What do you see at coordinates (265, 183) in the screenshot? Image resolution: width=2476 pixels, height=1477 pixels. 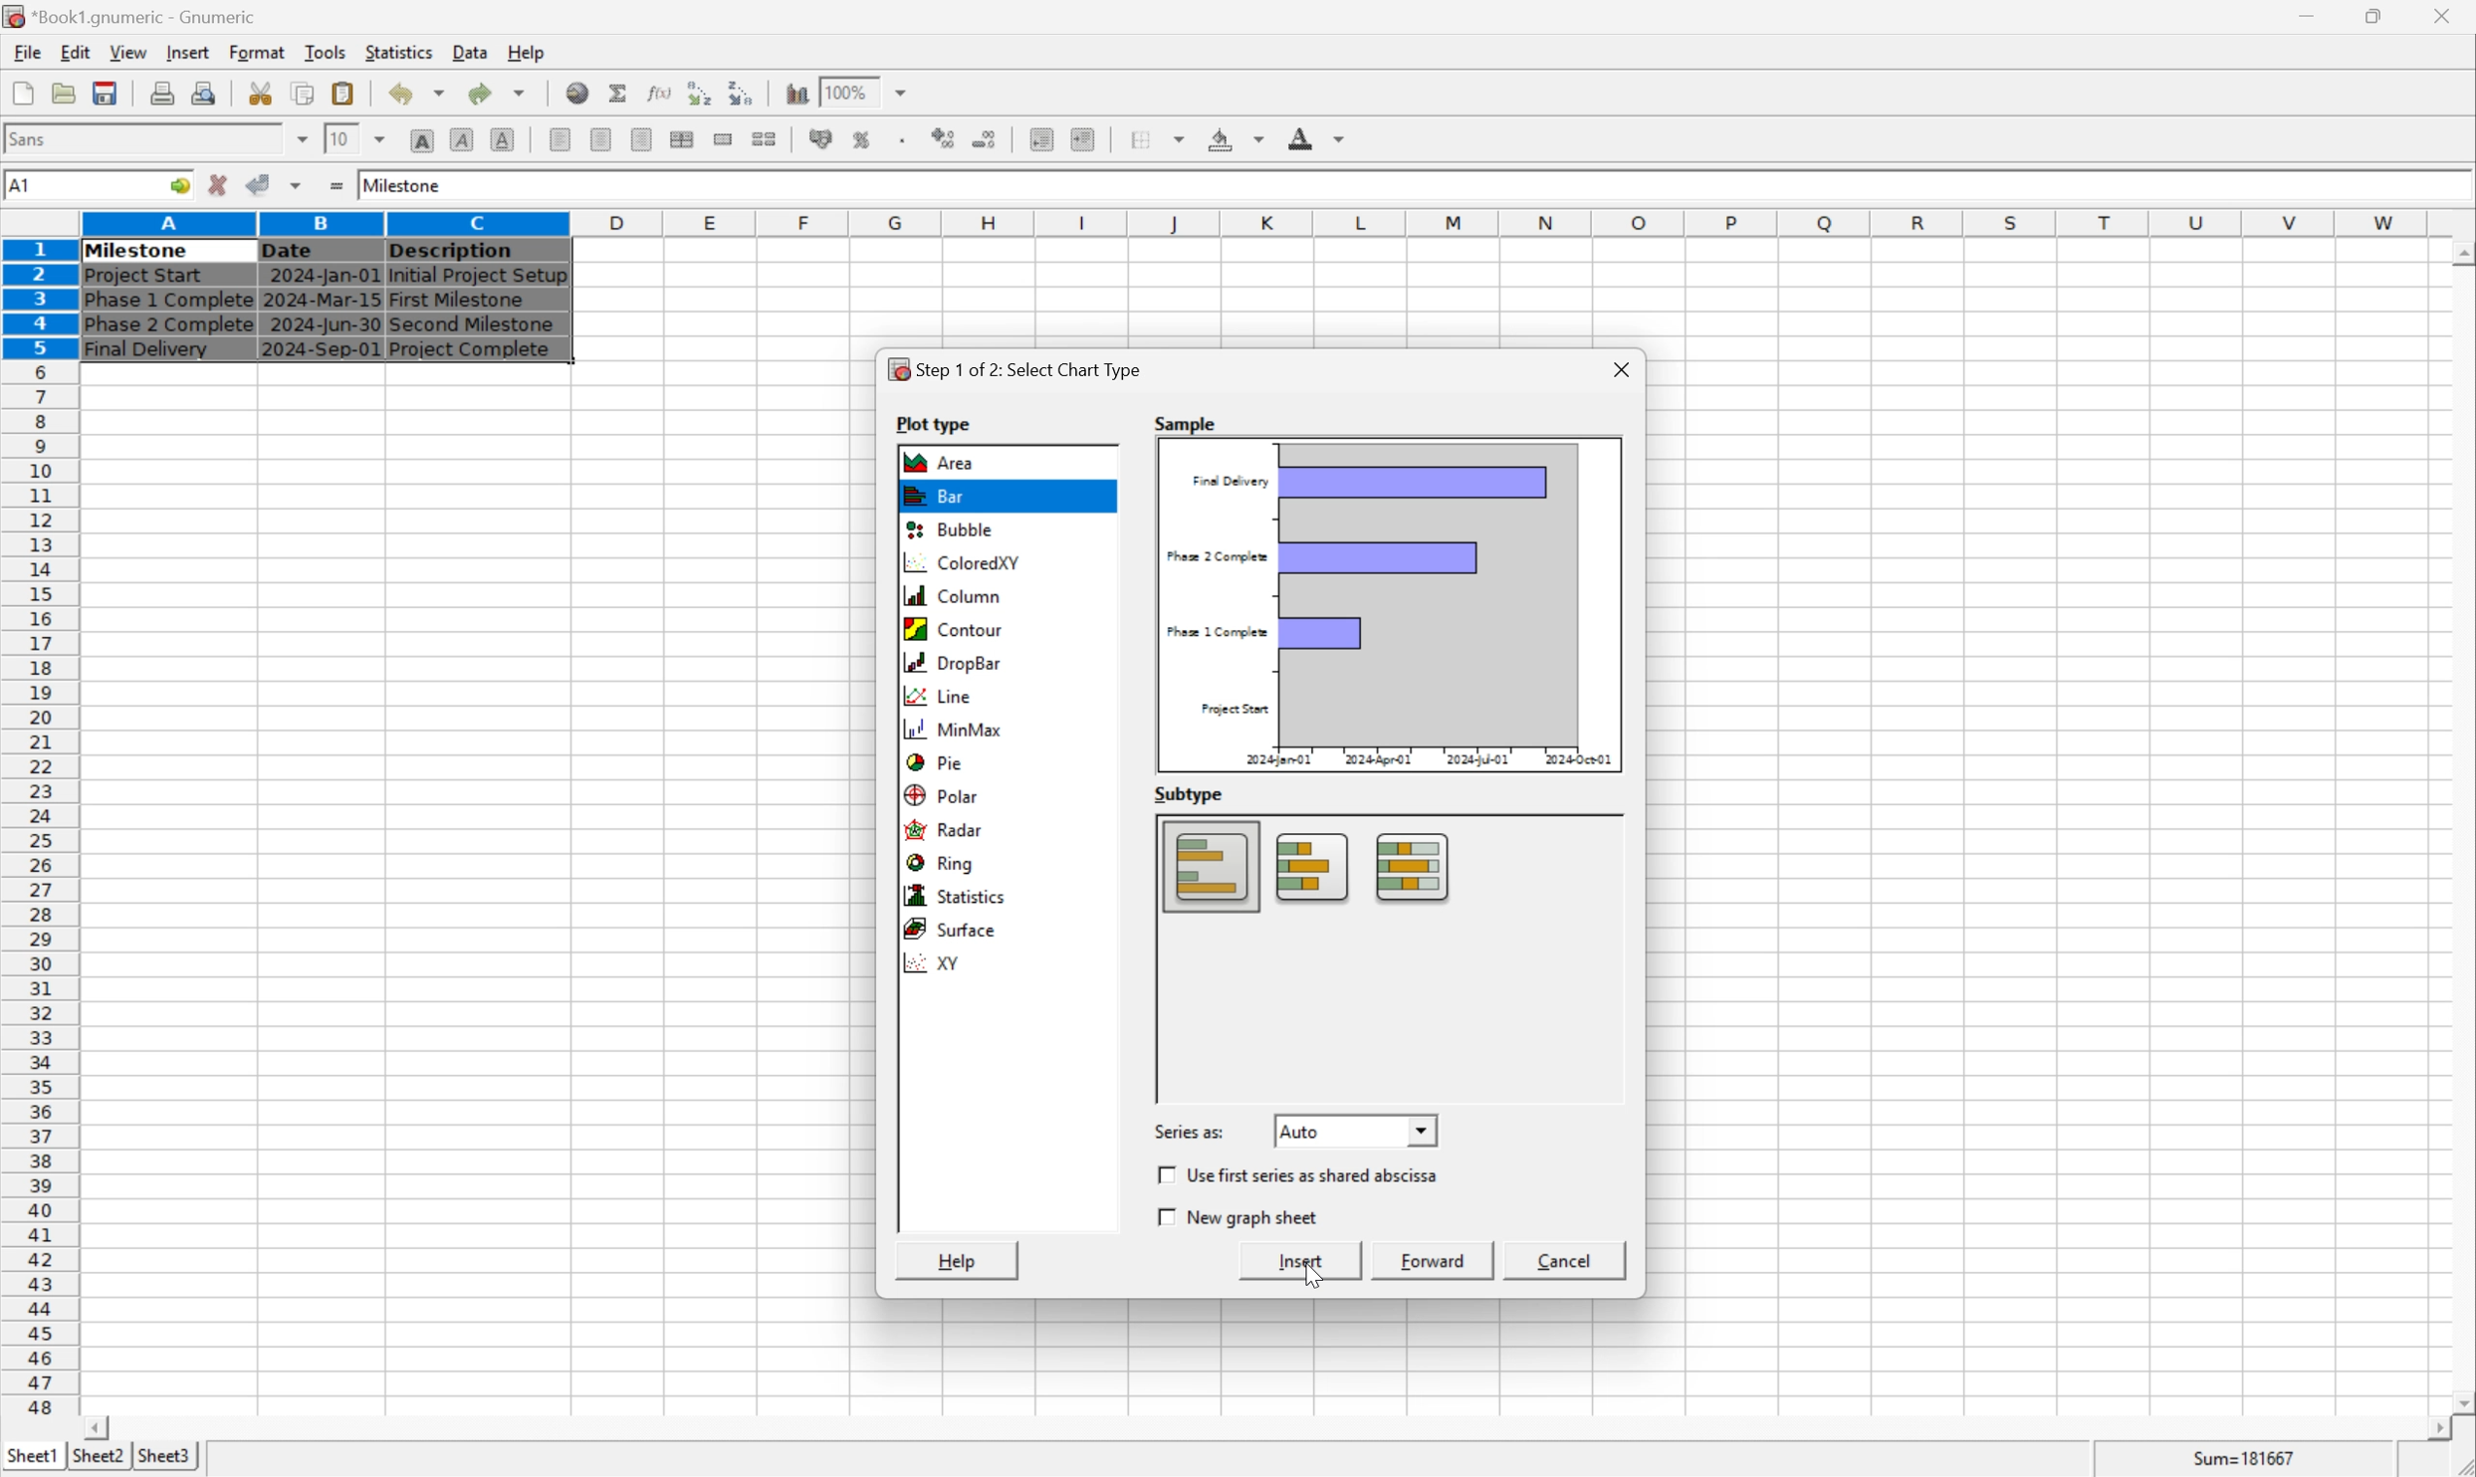 I see `accept changes` at bounding box center [265, 183].